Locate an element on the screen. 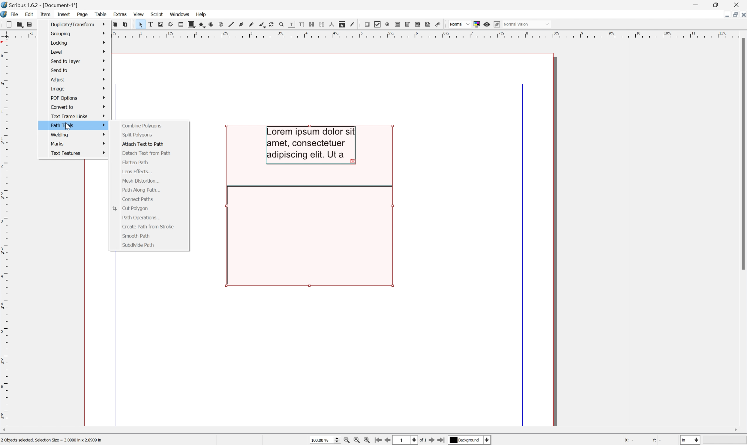 Image resolution: width=747 pixels, height=445 pixels. Calligraphic line is located at coordinates (262, 25).